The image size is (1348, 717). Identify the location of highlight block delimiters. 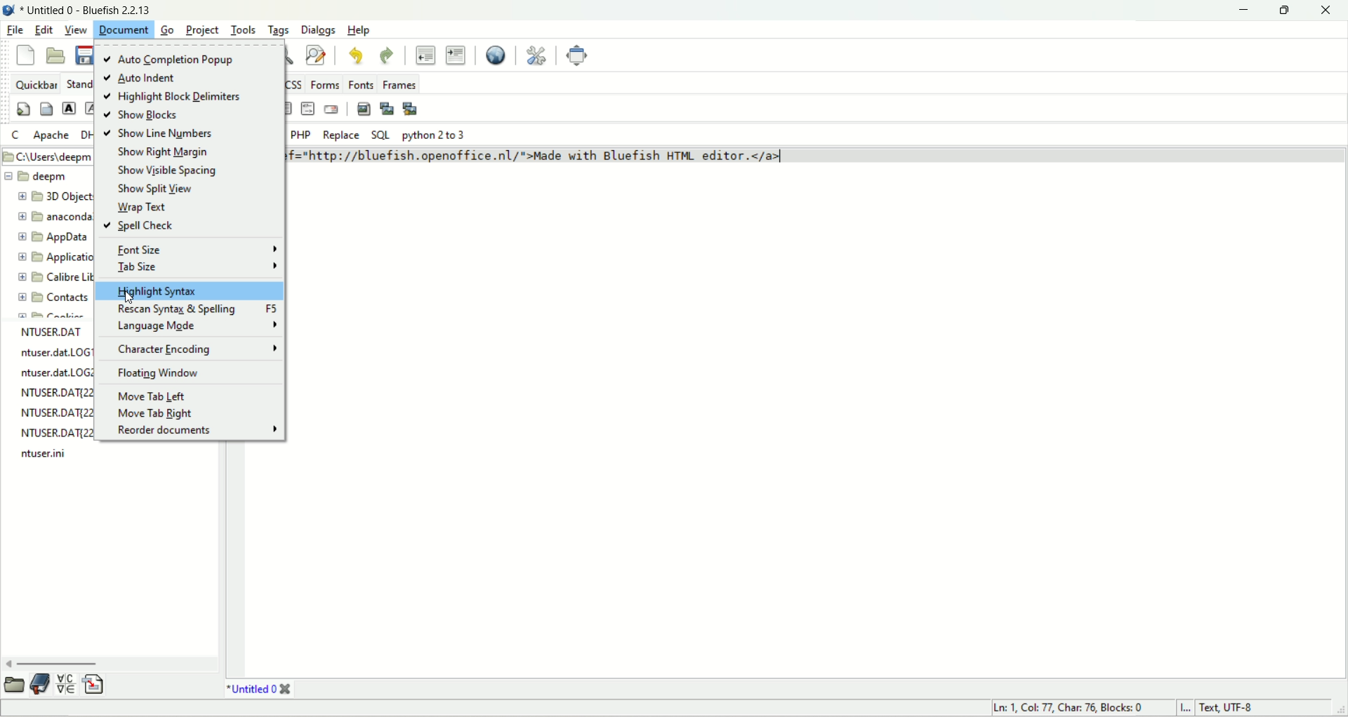
(176, 98).